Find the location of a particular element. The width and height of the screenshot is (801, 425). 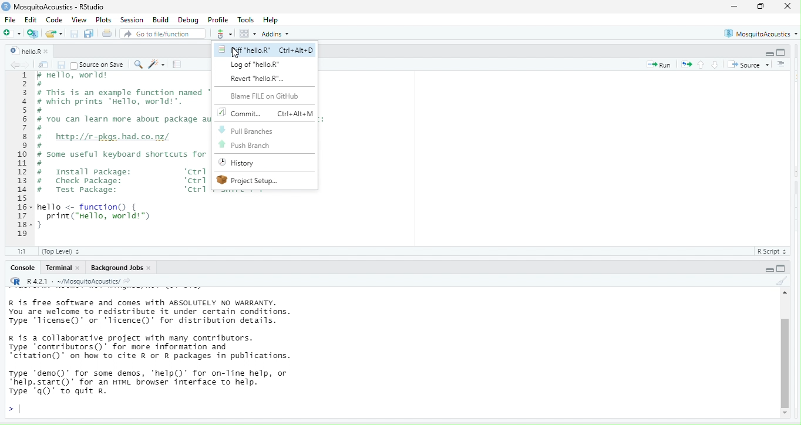

hide r script is located at coordinates (770, 269).